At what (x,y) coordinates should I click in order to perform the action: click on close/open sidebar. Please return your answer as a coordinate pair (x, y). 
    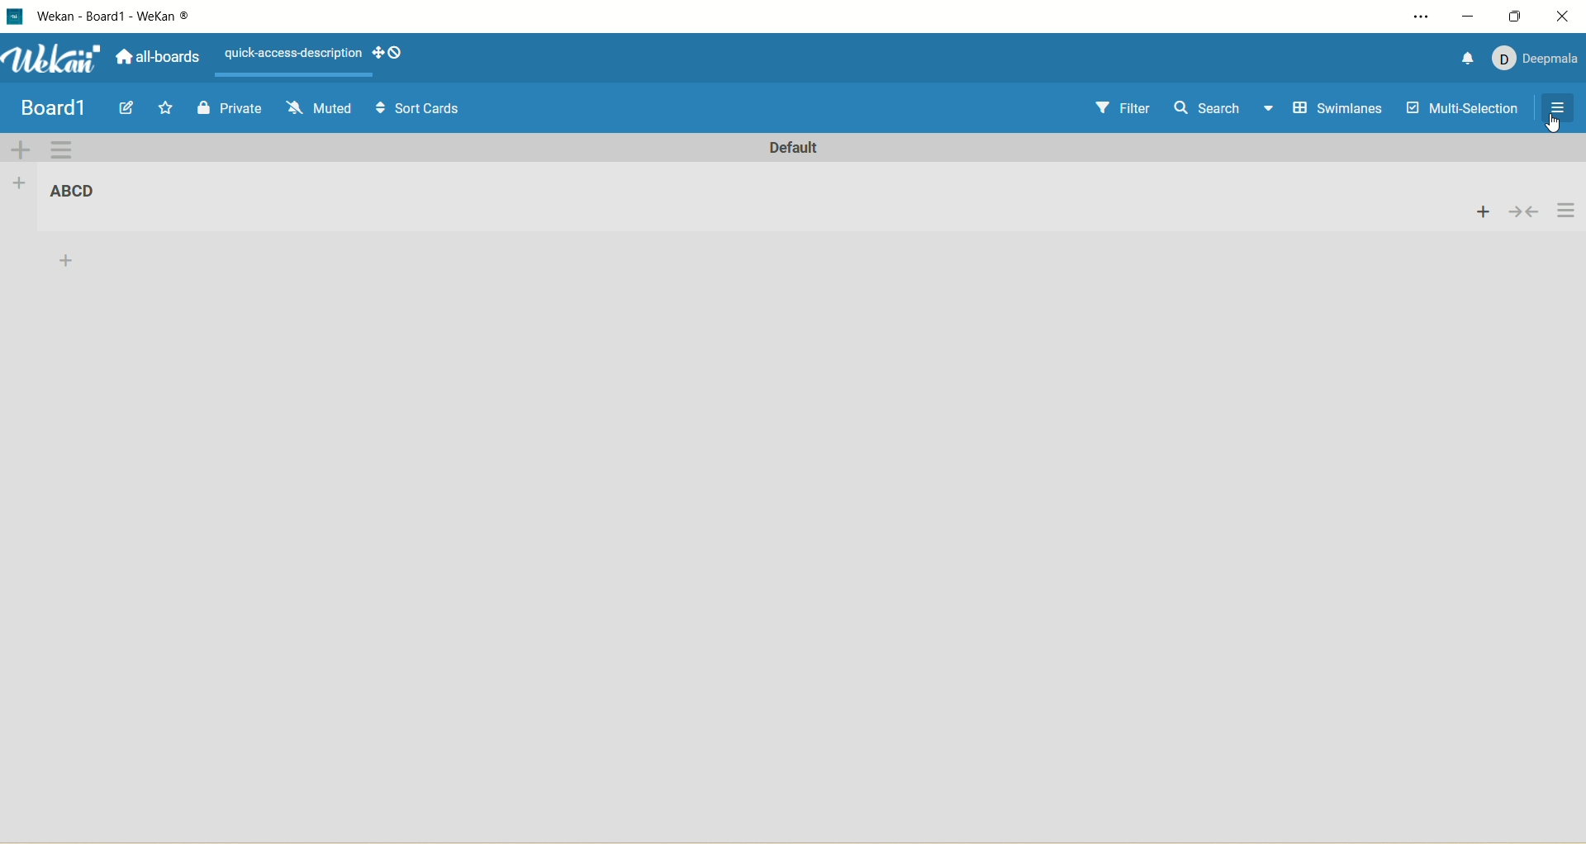
    Looking at the image, I should click on (1555, 111).